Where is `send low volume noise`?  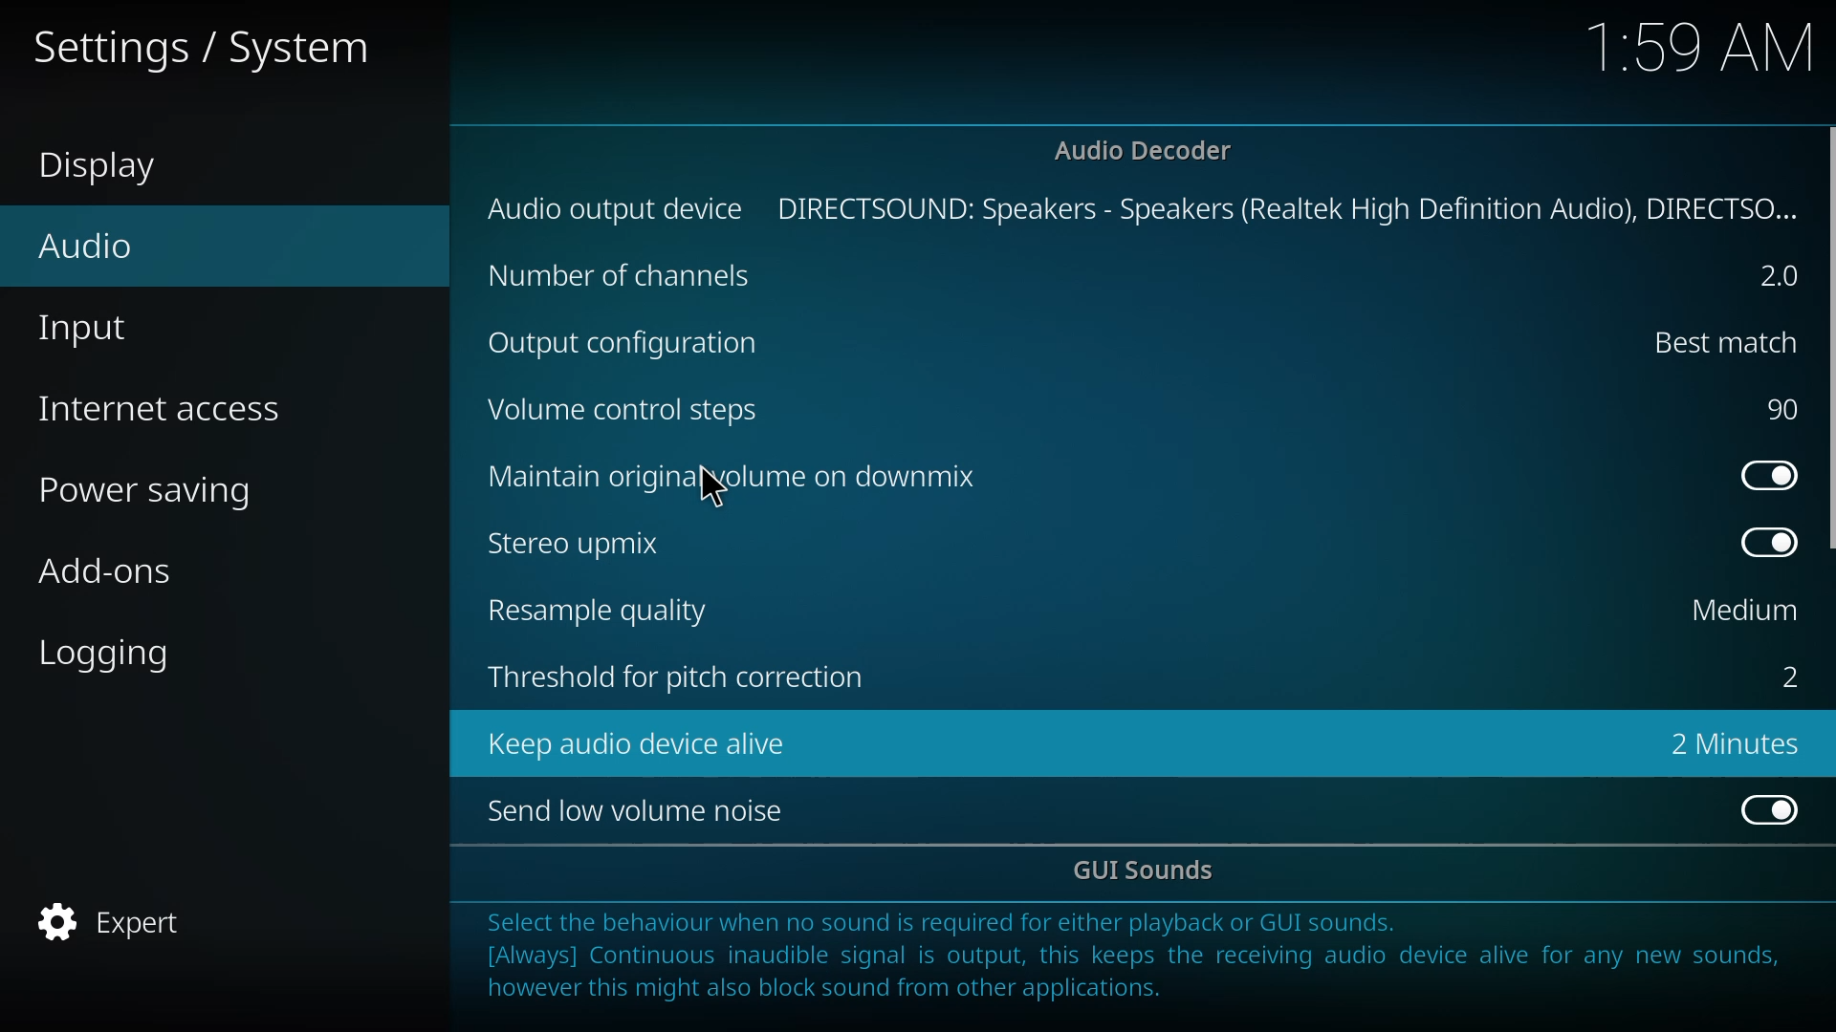 send low volume noise is located at coordinates (643, 811).